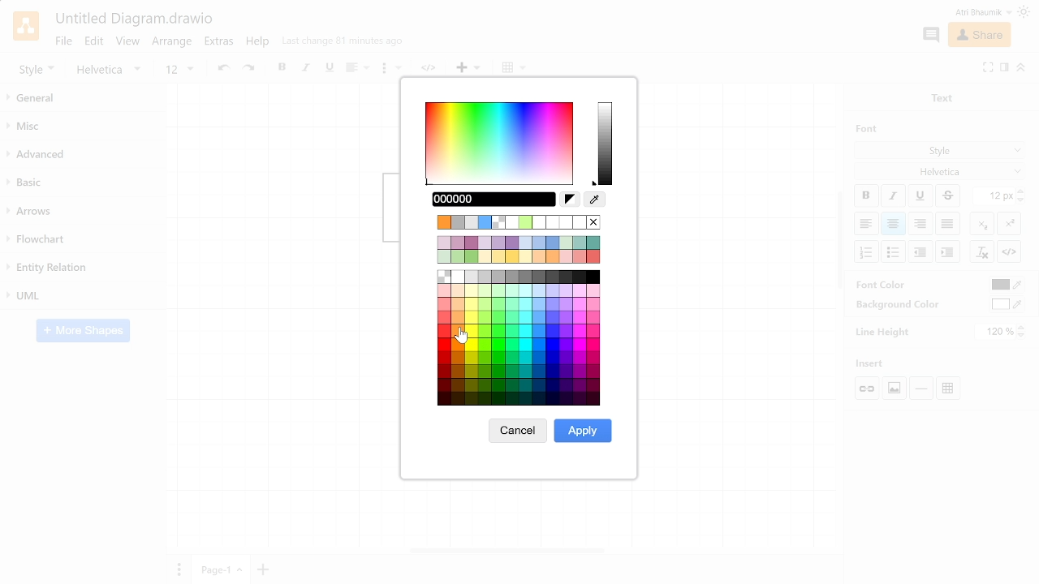  Describe the element at coordinates (1009, 251) in the screenshot. I see `HTML` at that location.